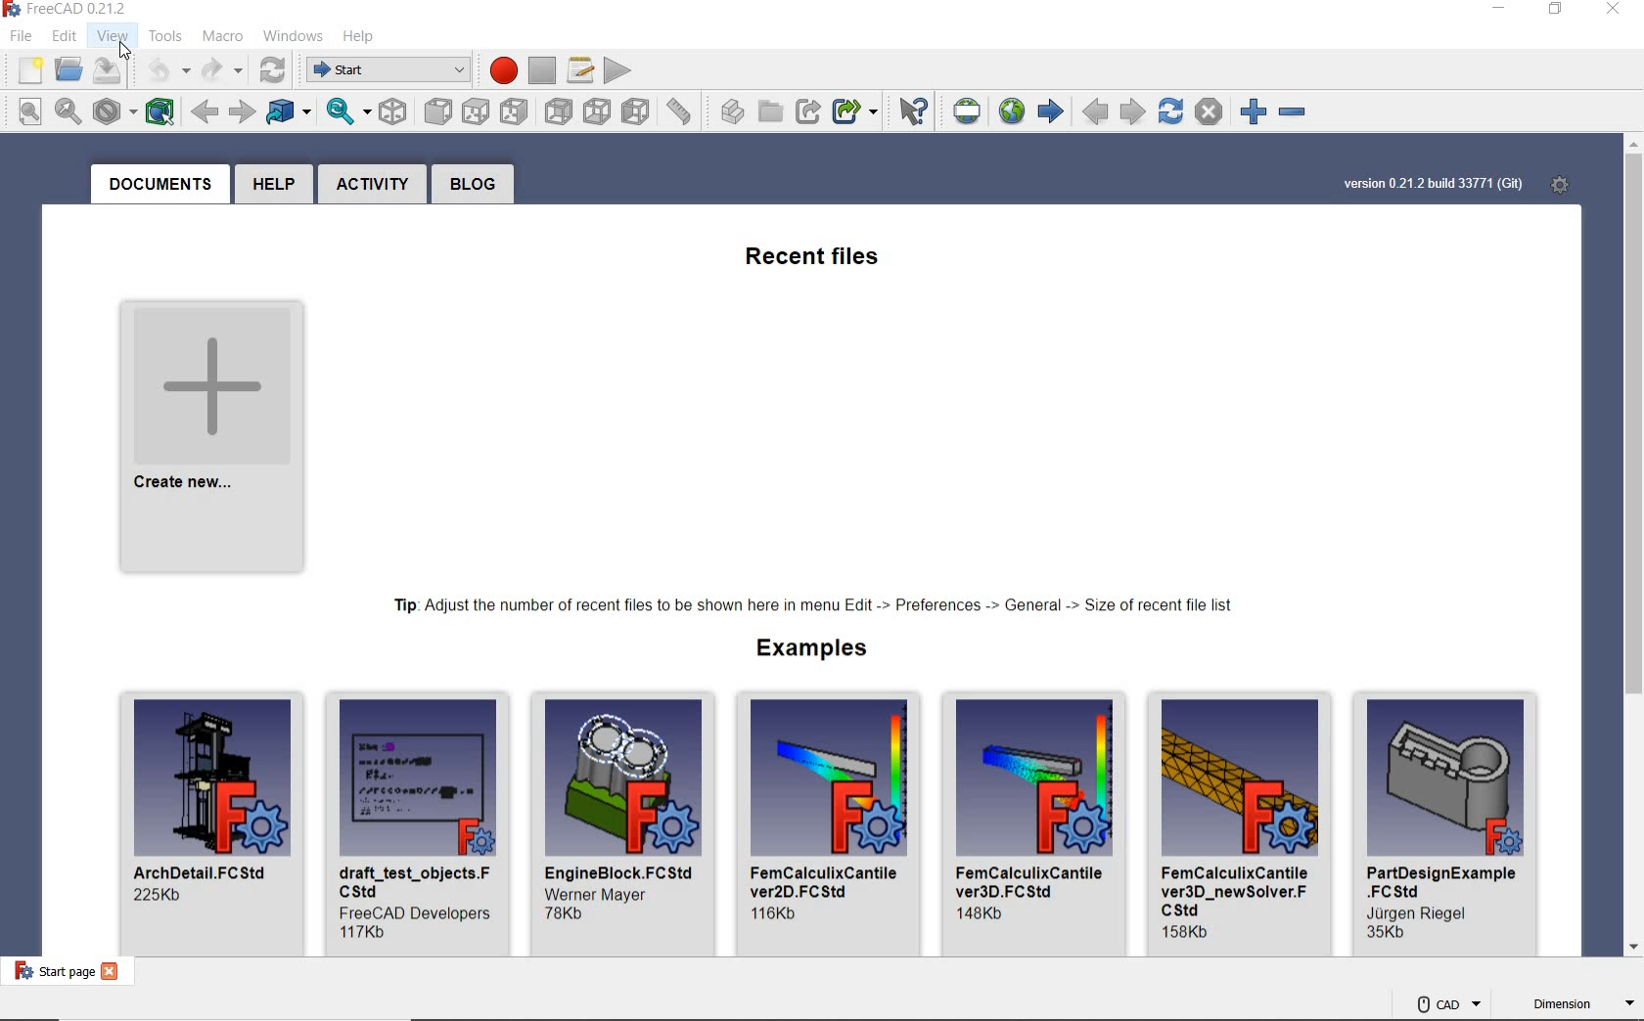  Describe the element at coordinates (294, 36) in the screenshot. I see `windows` at that location.